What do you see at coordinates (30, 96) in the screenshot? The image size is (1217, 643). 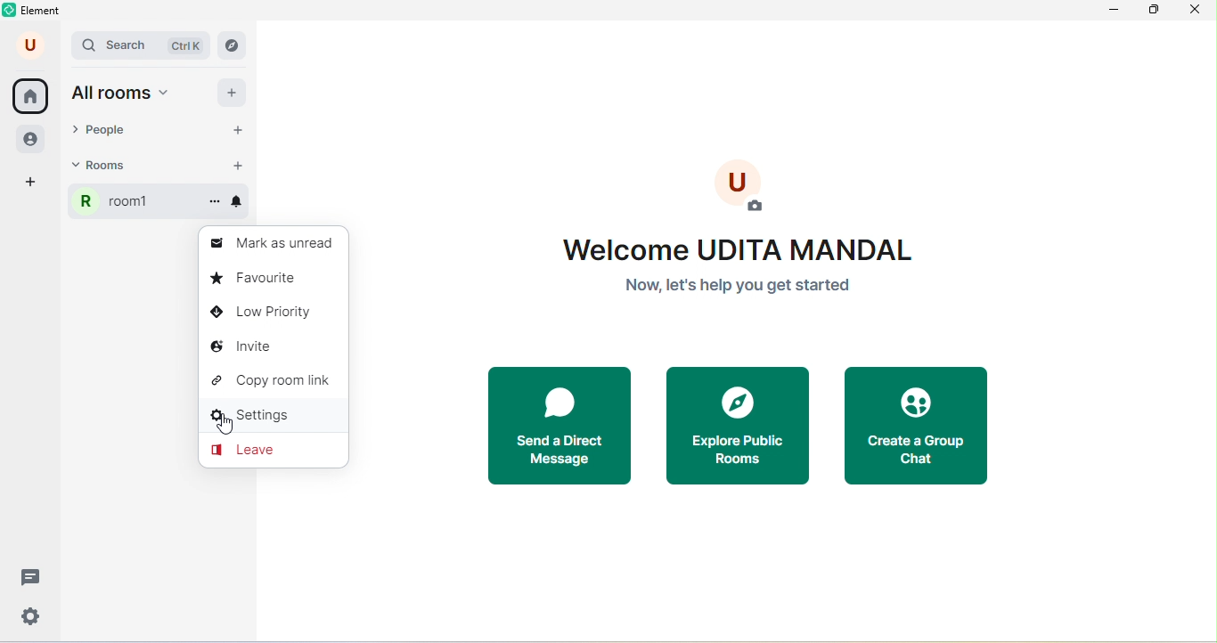 I see `home` at bounding box center [30, 96].